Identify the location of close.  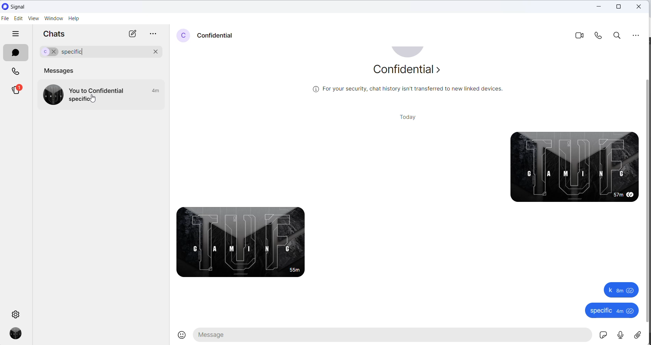
(600, 6).